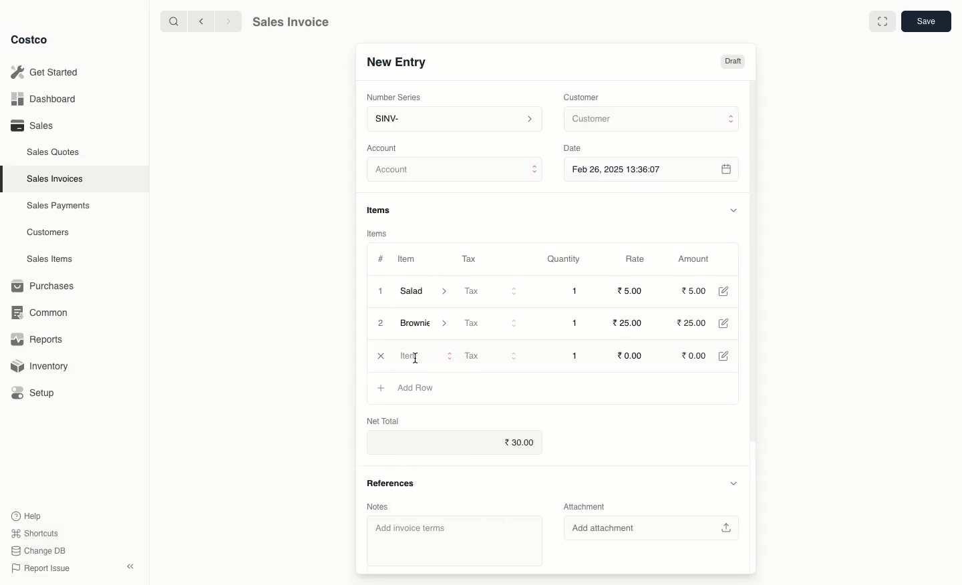 The width and height of the screenshot is (962, 585). Describe the element at coordinates (454, 120) in the screenshot. I see `SINV-` at that location.